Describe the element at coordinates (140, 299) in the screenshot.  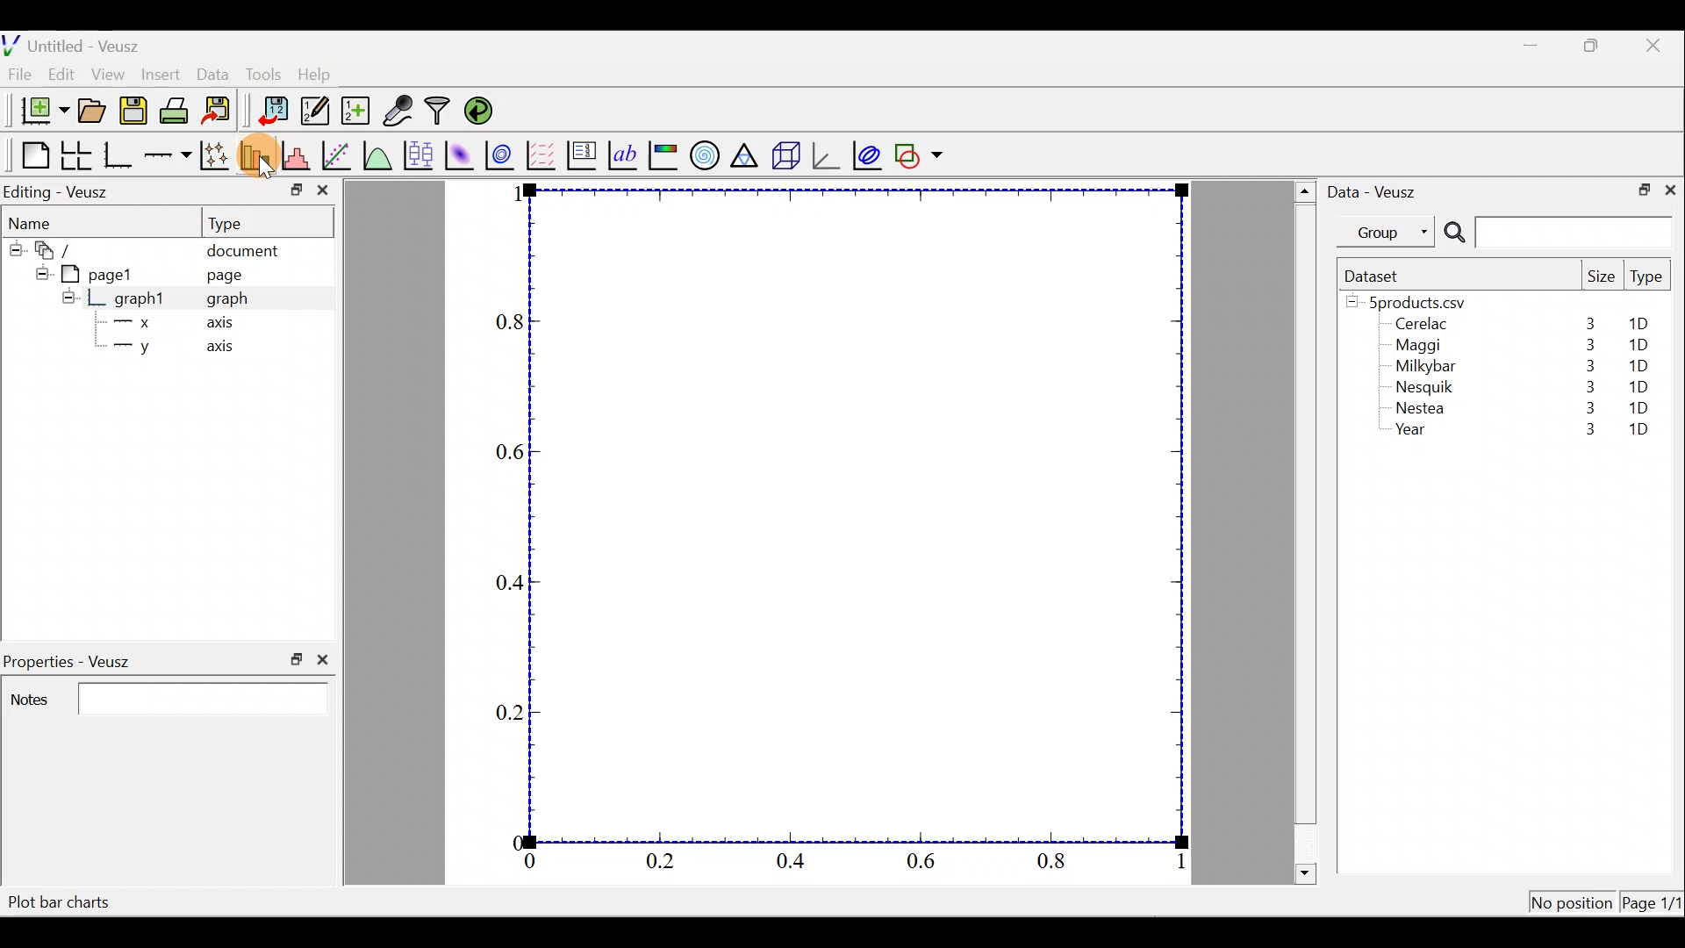
I see `graph1` at that location.